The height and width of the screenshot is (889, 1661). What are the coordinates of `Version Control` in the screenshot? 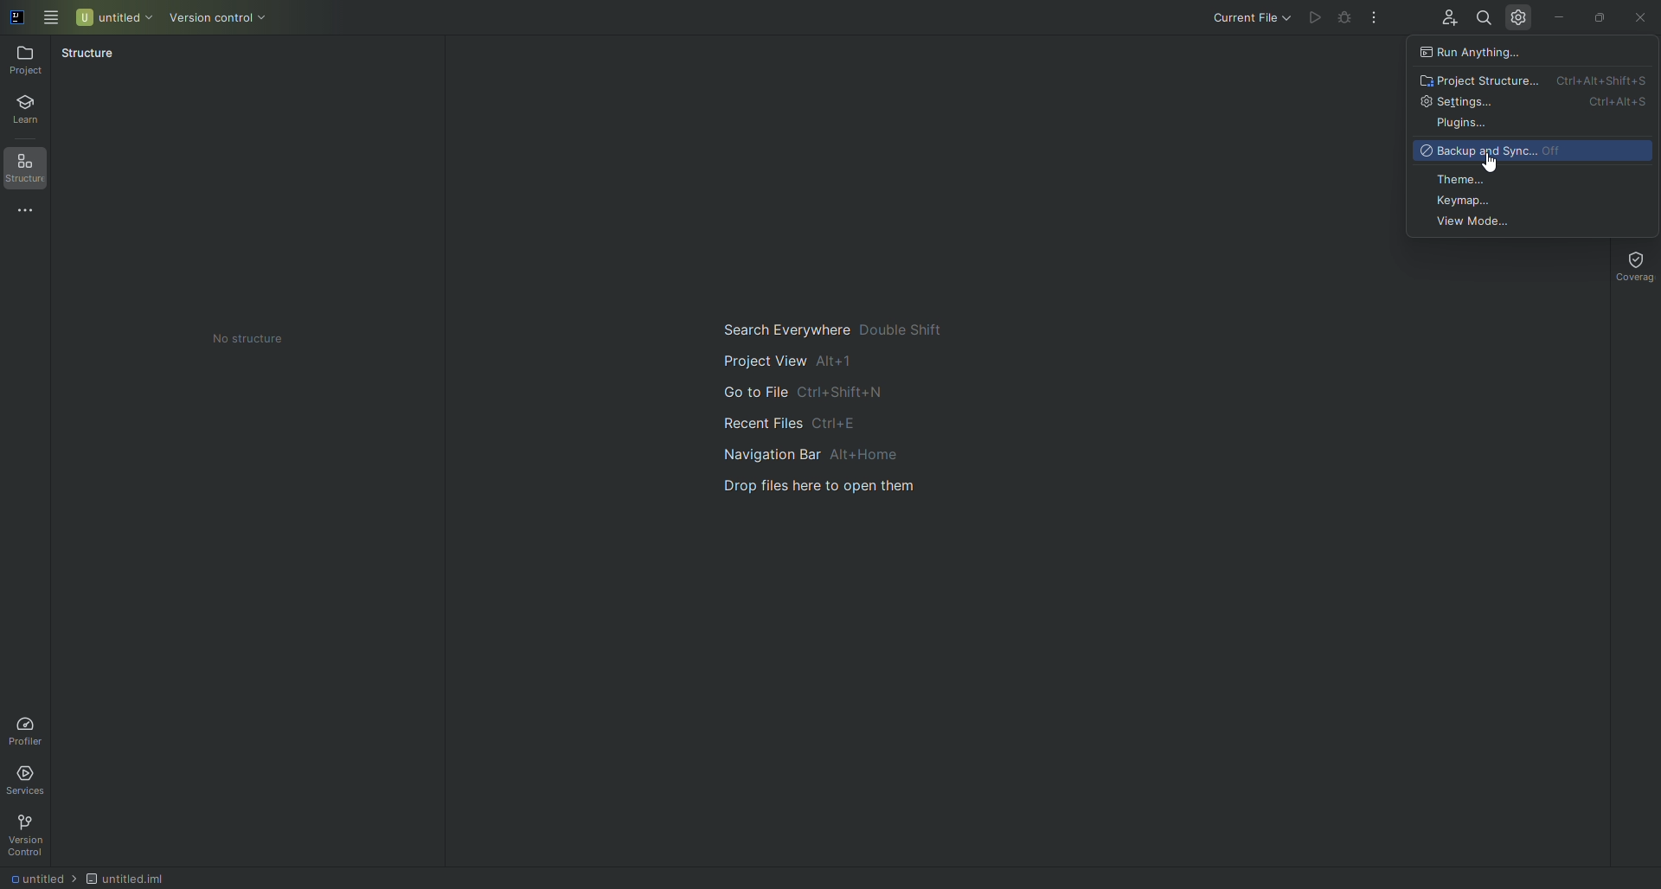 It's located at (233, 19).